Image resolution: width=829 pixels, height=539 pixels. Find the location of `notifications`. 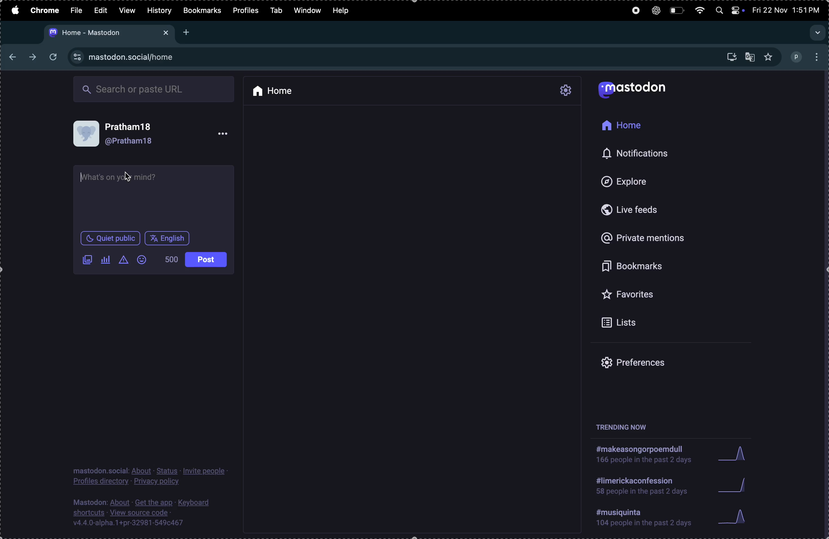

notifications is located at coordinates (649, 153).